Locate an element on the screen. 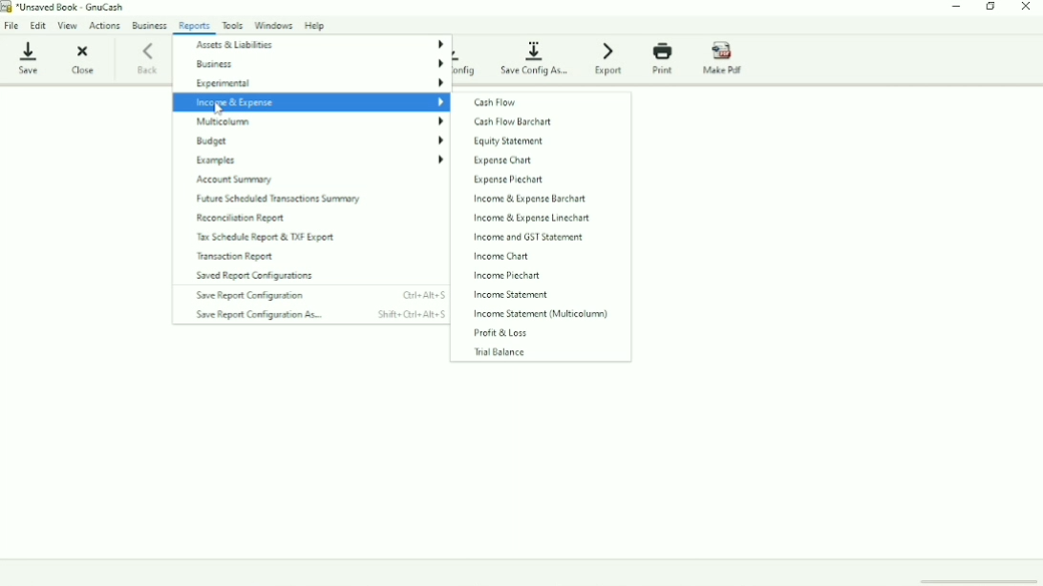 This screenshot has height=586, width=1043. Business is located at coordinates (317, 64).